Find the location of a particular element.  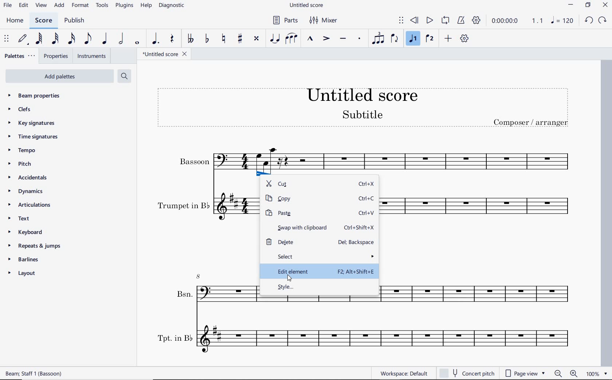

search palettes is located at coordinates (125, 76).